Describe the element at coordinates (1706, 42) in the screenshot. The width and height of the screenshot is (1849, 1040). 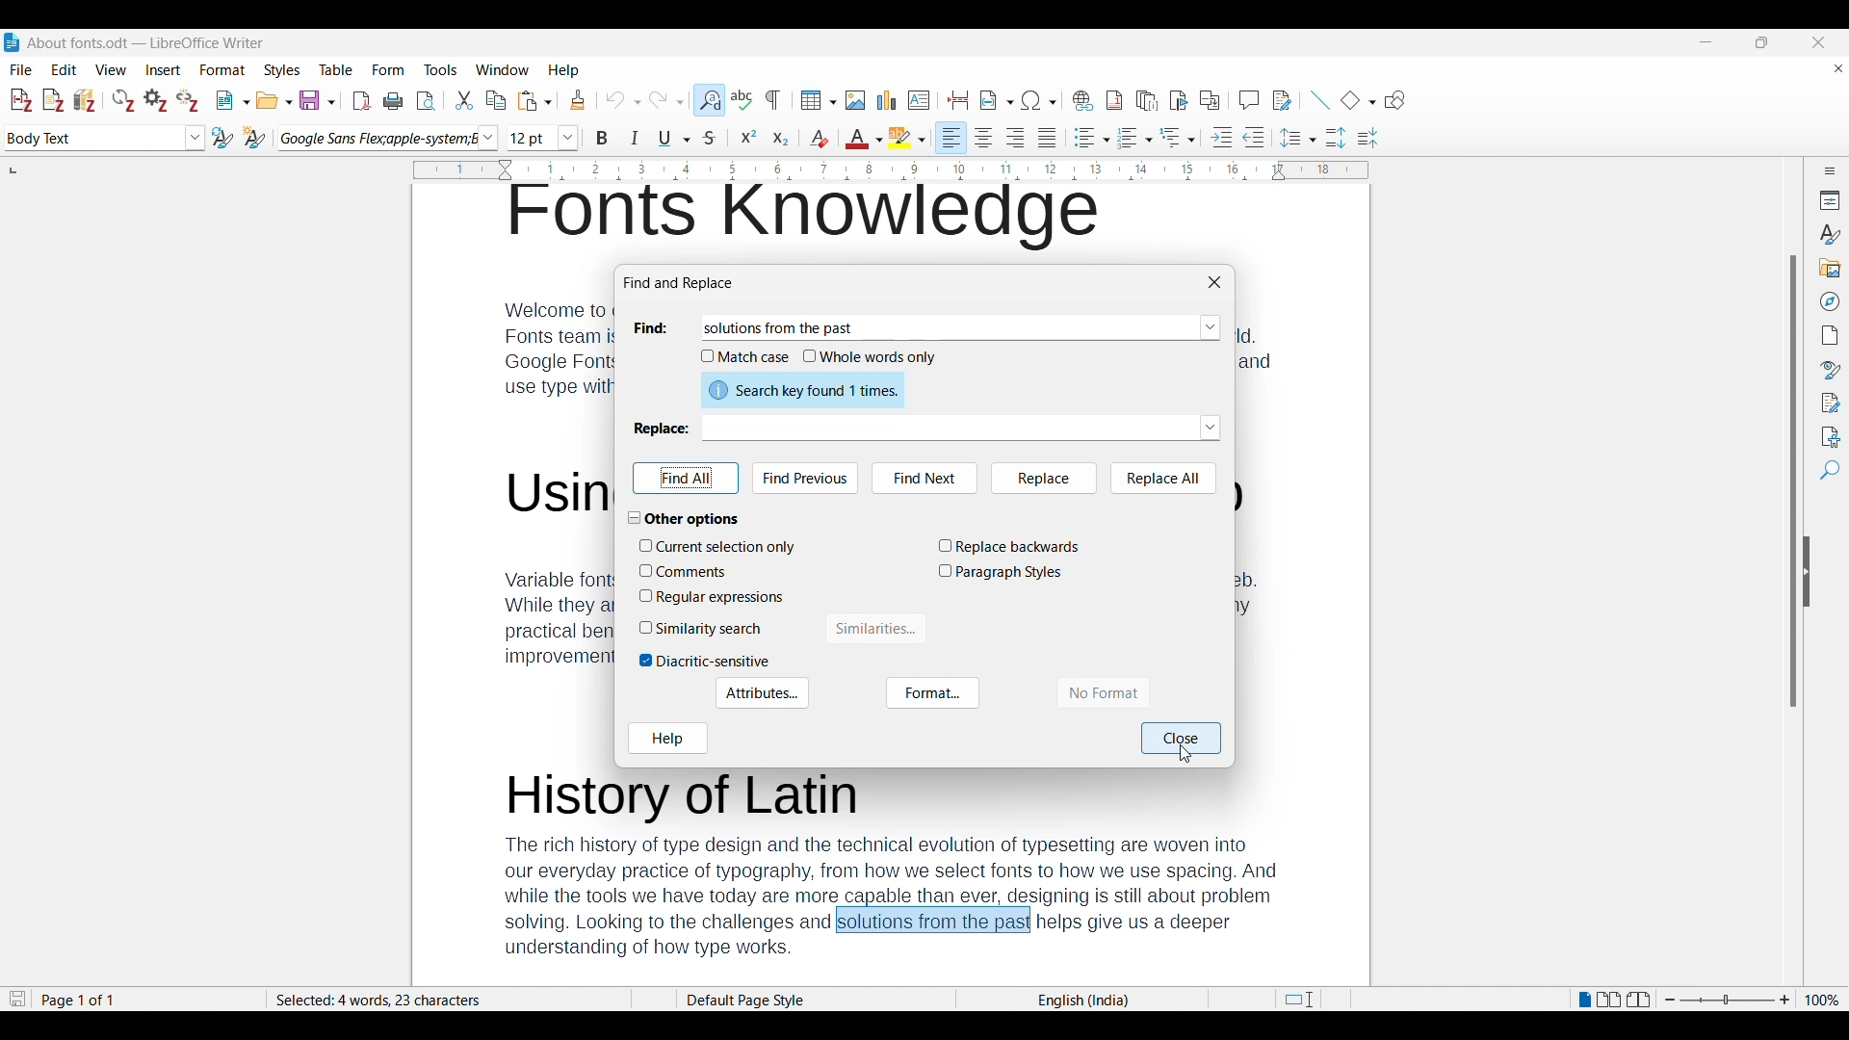
I see `Minimize` at that location.